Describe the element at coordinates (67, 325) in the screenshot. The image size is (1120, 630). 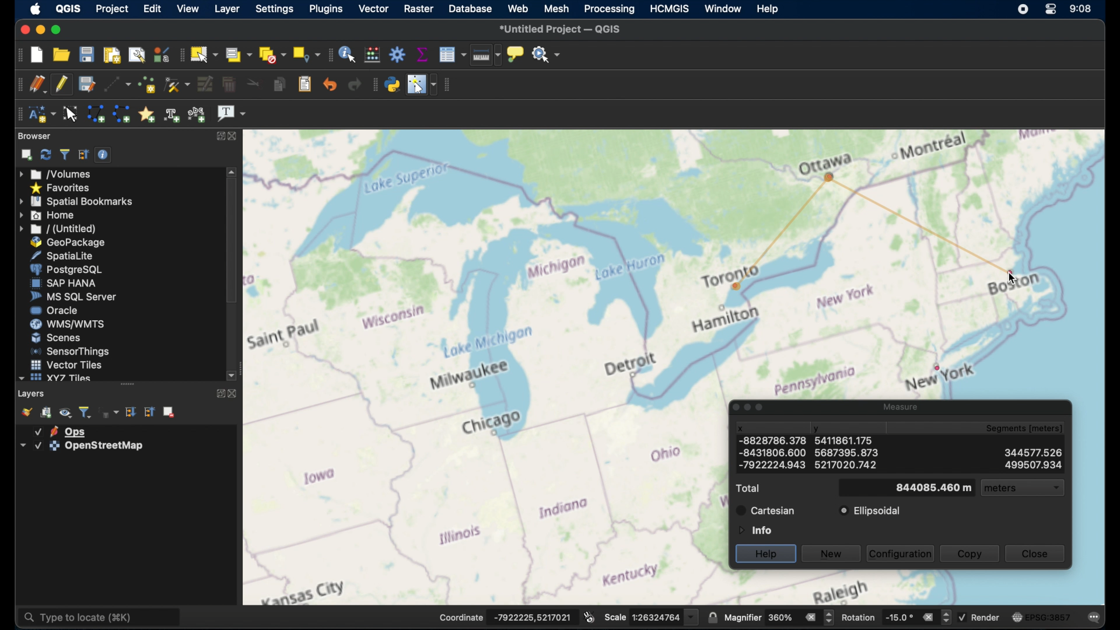
I see `wms/wmts` at that location.